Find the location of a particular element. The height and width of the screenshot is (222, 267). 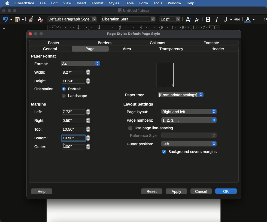

Header is located at coordinates (218, 49).